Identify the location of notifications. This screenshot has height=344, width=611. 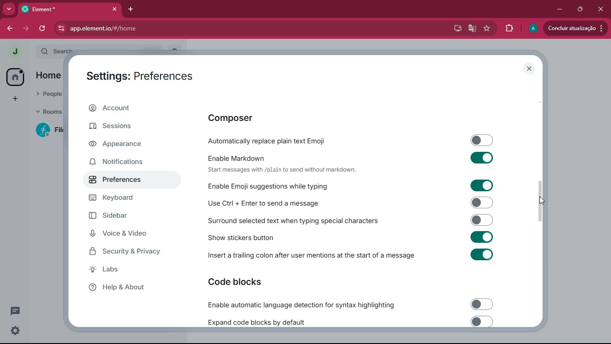
(121, 163).